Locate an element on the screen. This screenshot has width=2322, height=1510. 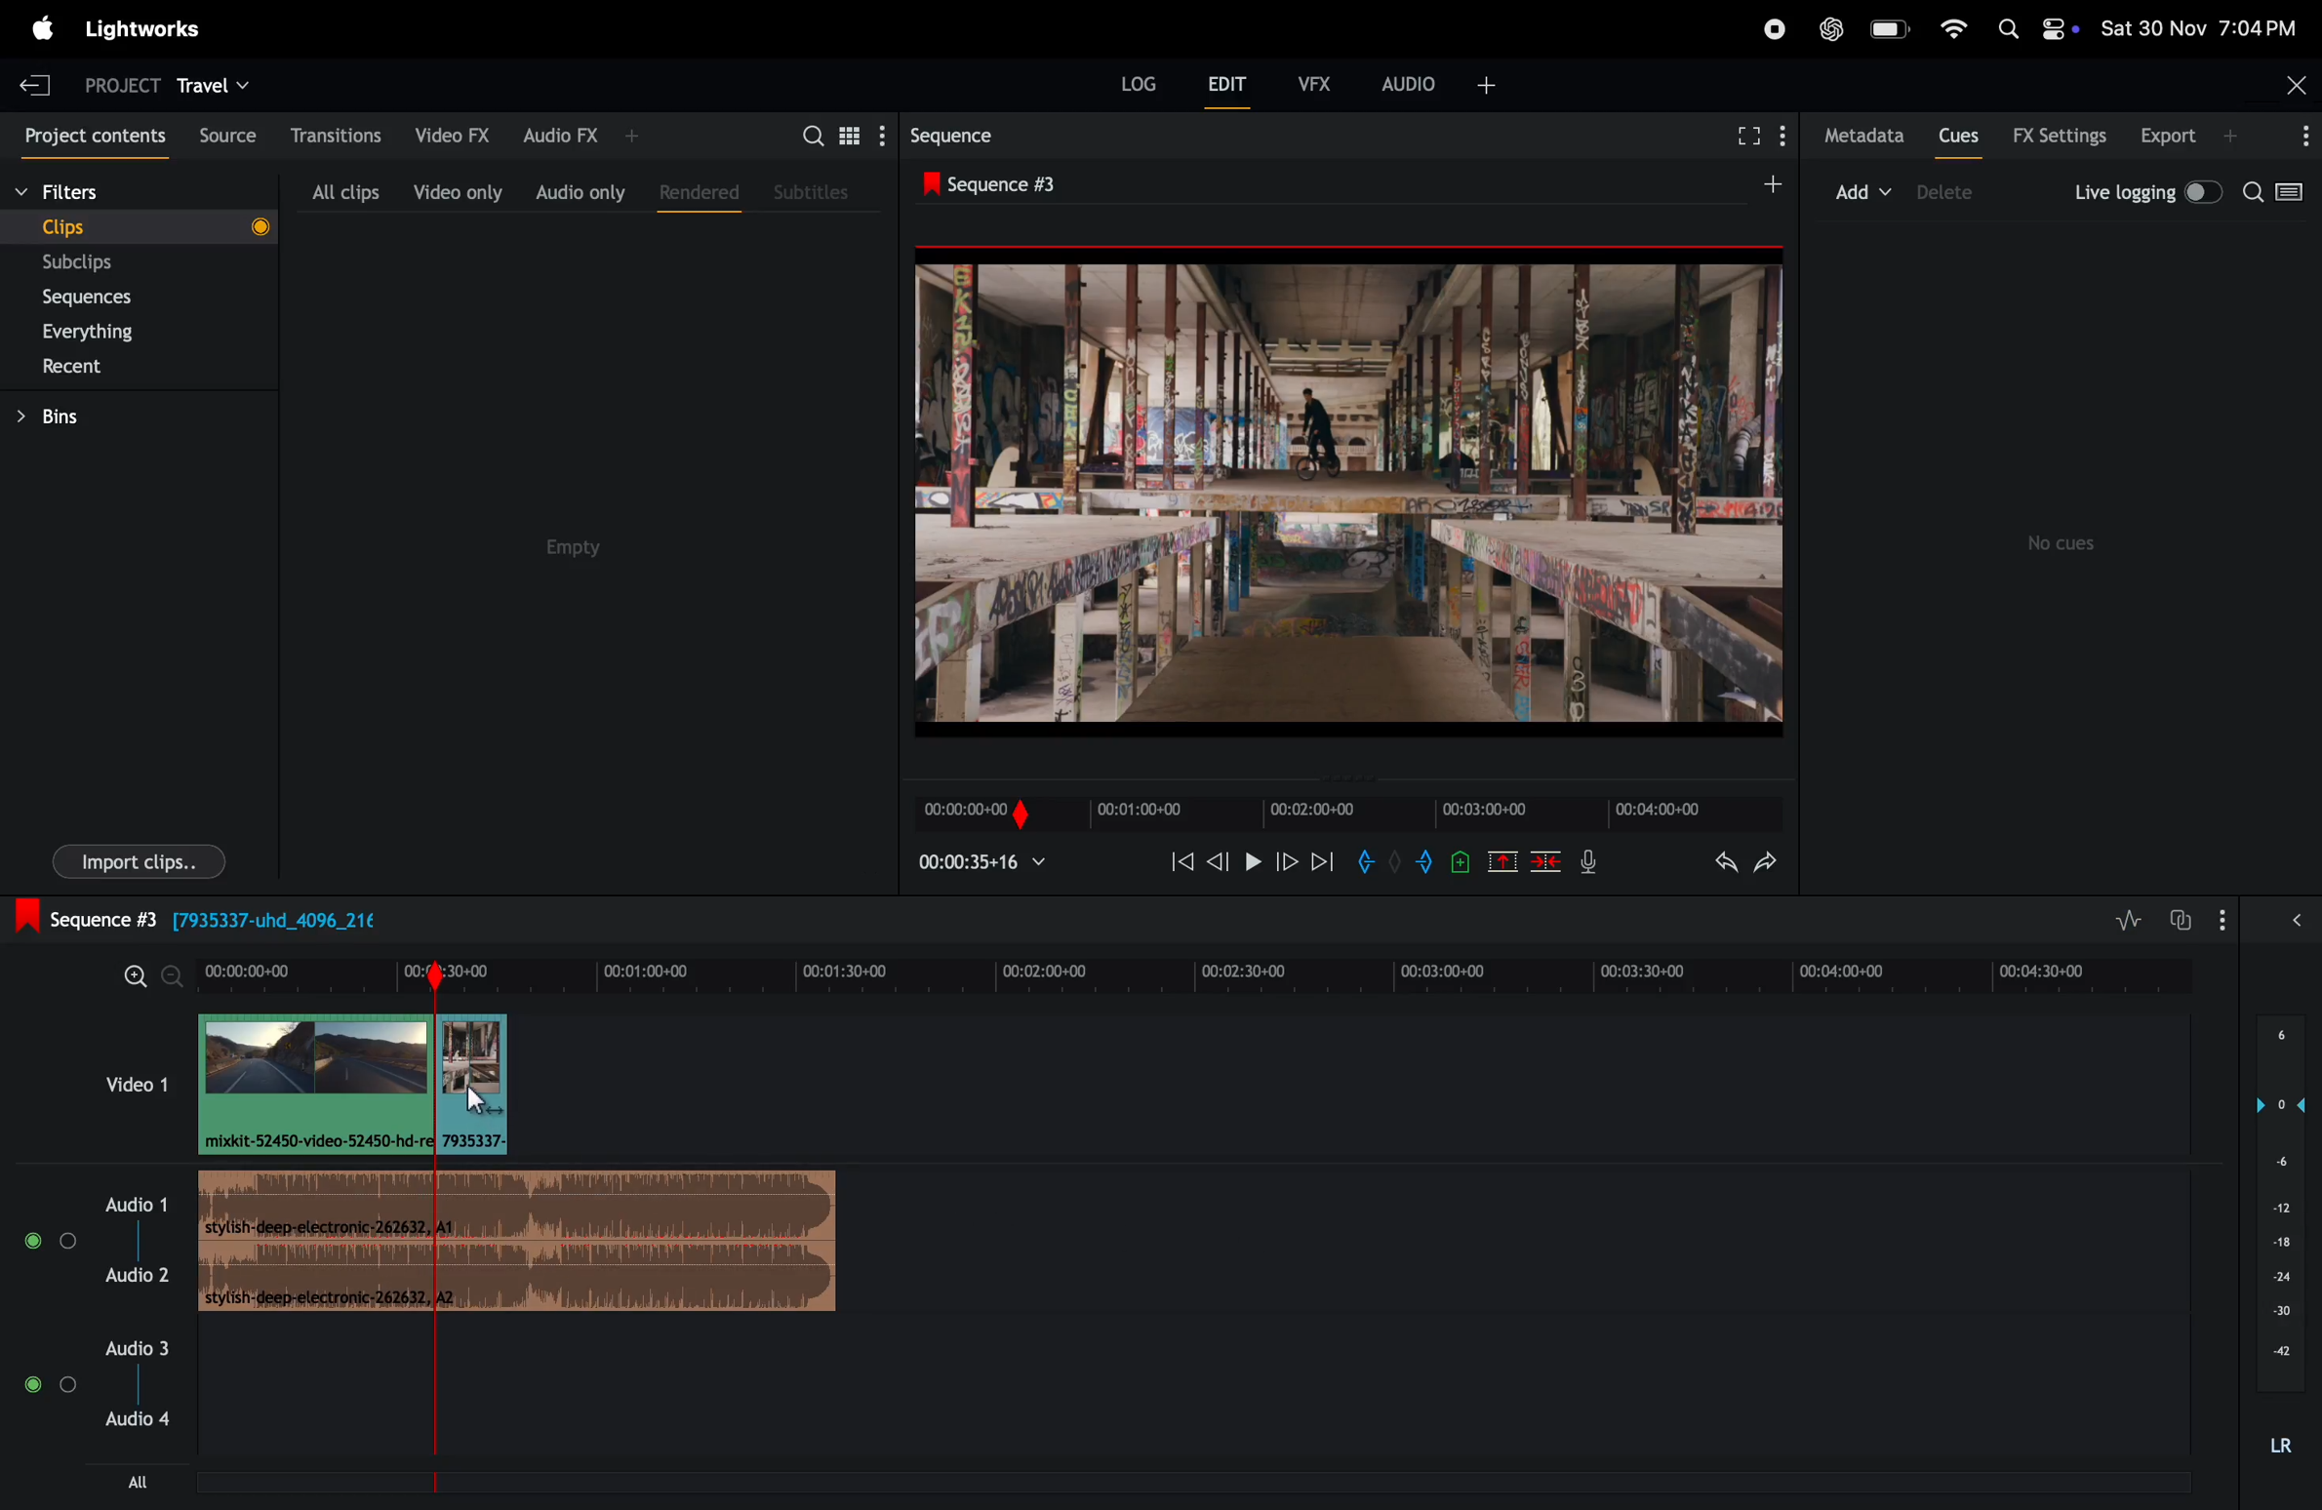
 is located at coordinates (1393, 863).